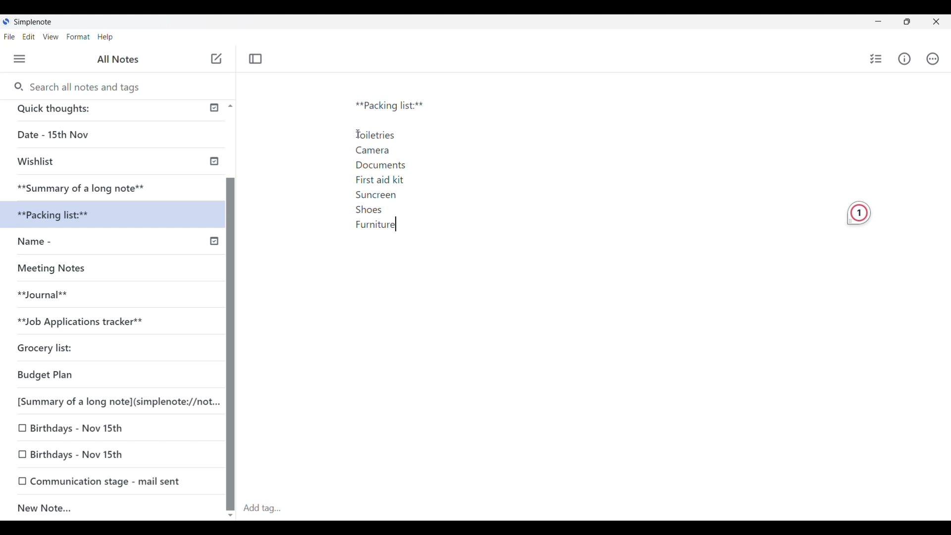  I want to click on 0 Communication stage - mail sent, so click(100, 481).